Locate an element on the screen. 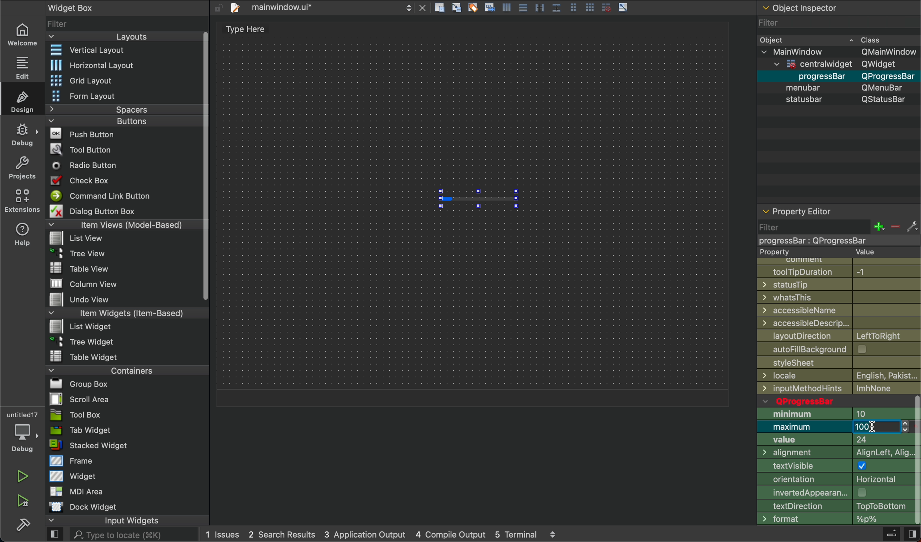 The width and height of the screenshot is (921, 542). extension is located at coordinates (23, 200).